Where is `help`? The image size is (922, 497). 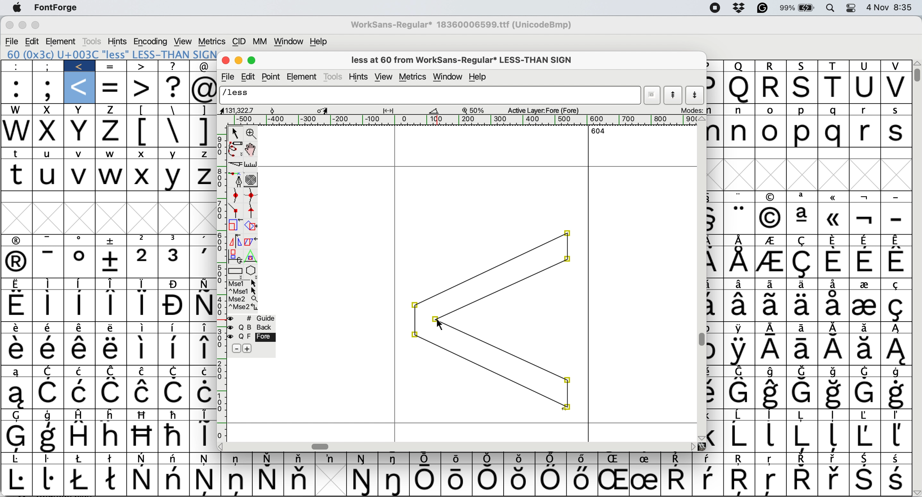 help is located at coordinates (319, 40).